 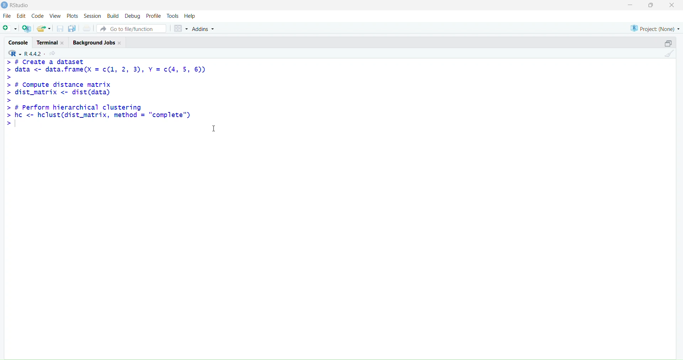 I want to click on Go to file/function, so click(x=134, y=28).